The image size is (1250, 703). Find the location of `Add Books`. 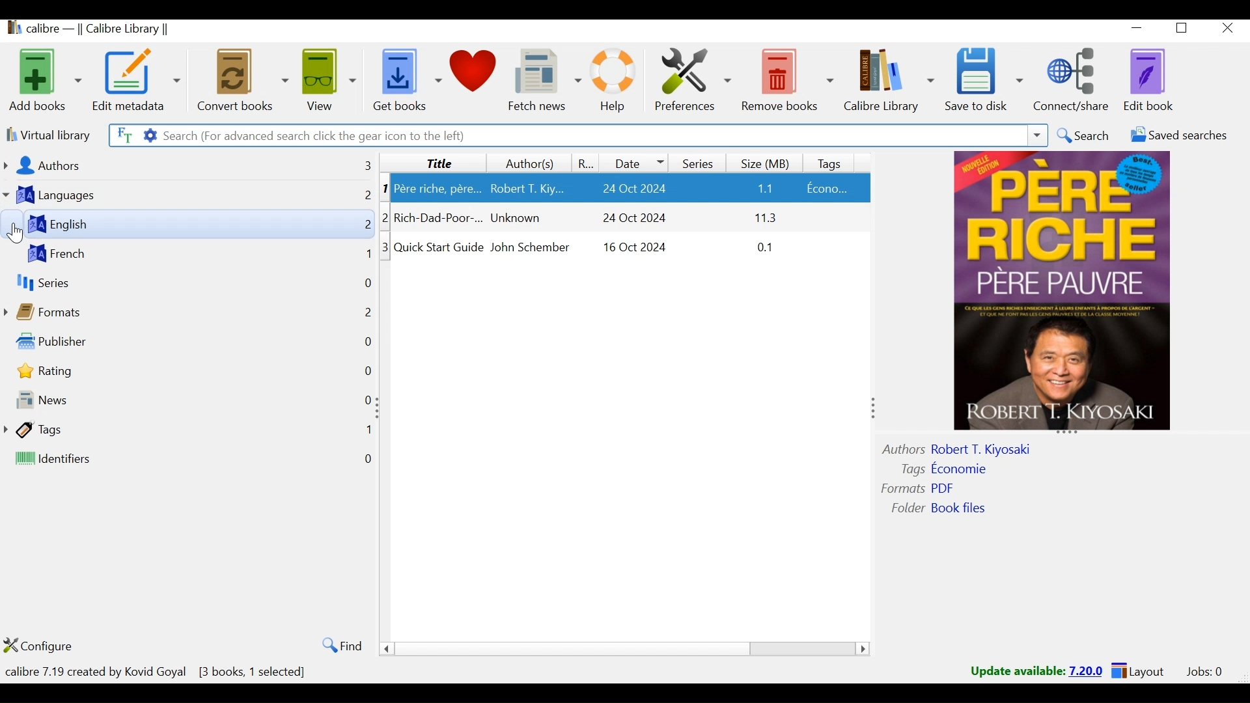

Add Books is located at coordinates (44, 79).